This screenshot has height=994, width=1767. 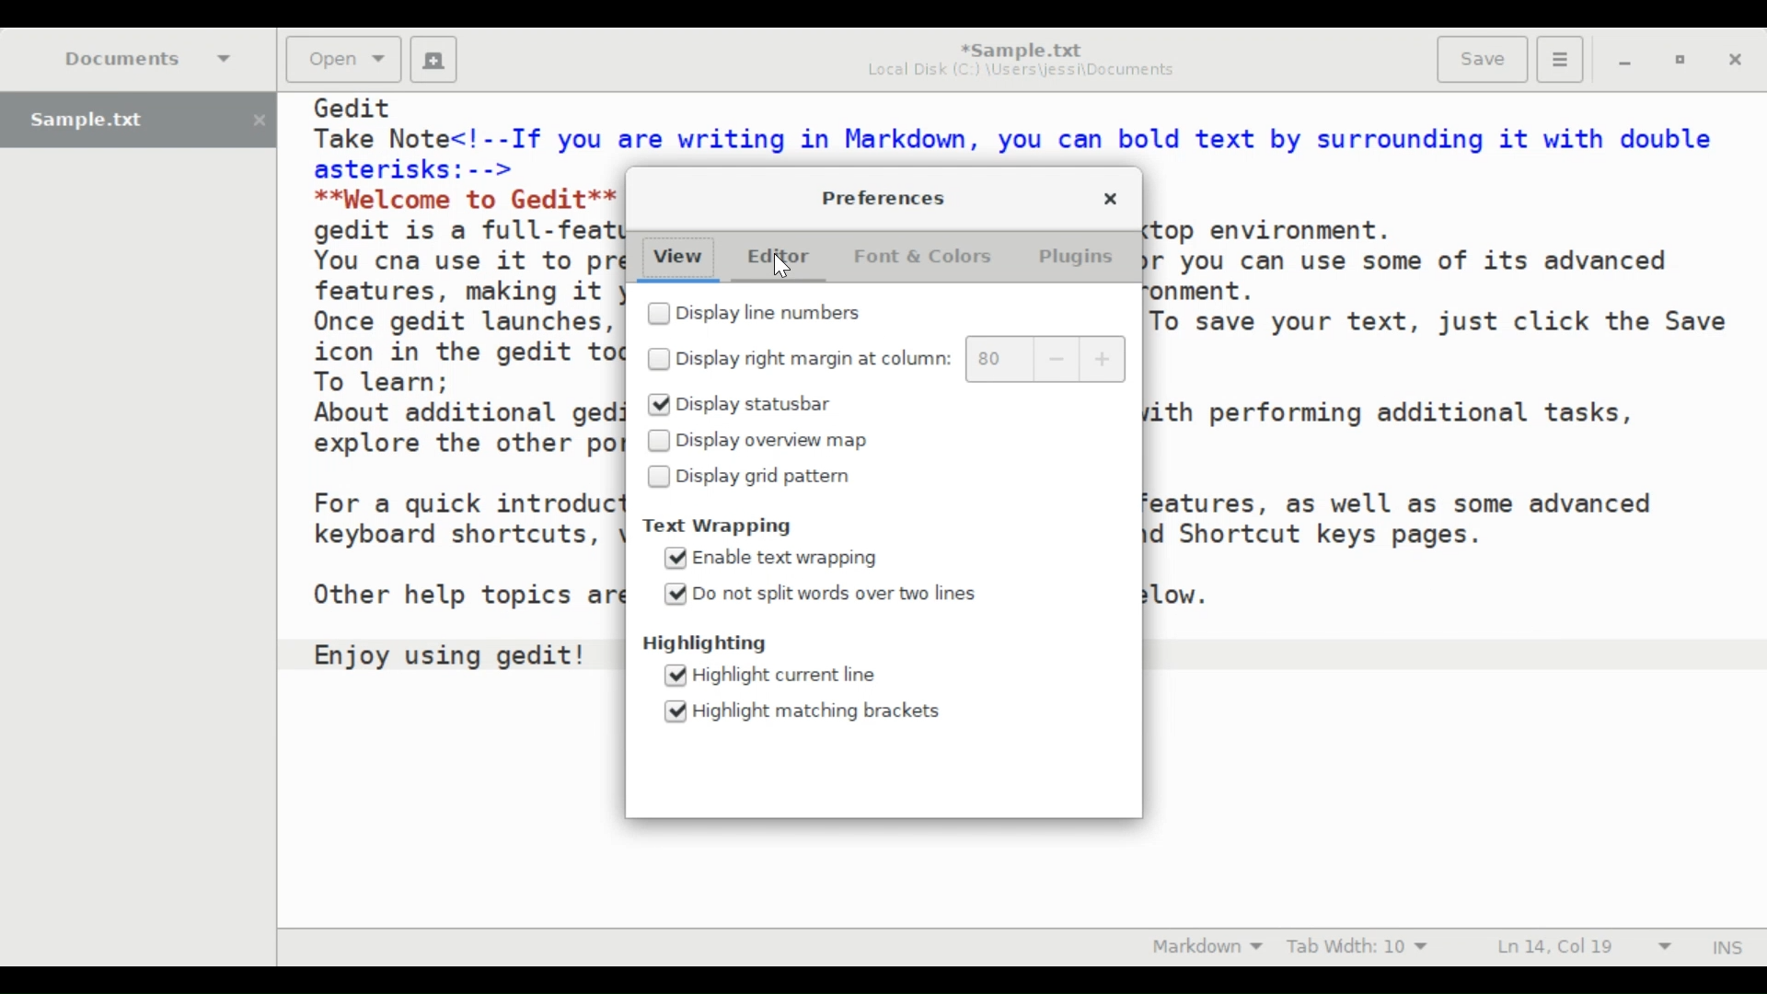 What do you see at coordinates (1021, 49) in the screenshot?
I see `*Sample.txt` at bounding box center [1021, 49].